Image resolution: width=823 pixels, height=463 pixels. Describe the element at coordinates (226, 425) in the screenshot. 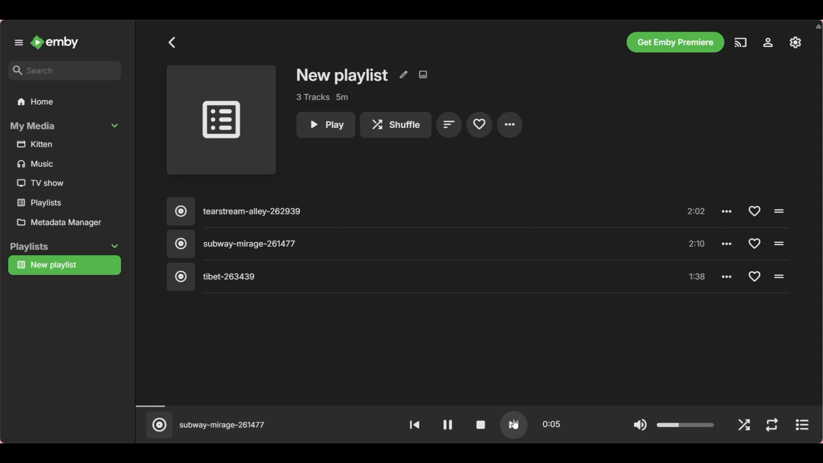

I see `subway mirage 261477` at that location.